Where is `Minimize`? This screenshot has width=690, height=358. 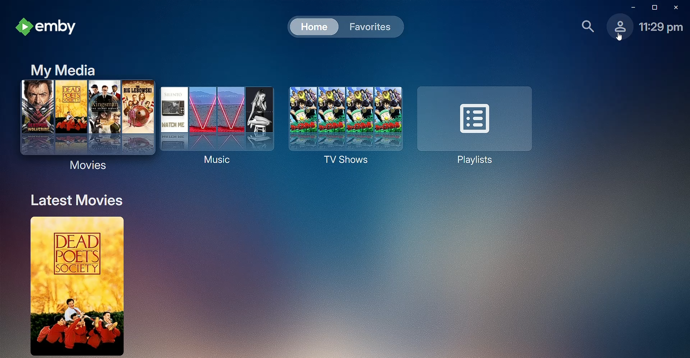
Minimize is located at coordinates (630, 7).